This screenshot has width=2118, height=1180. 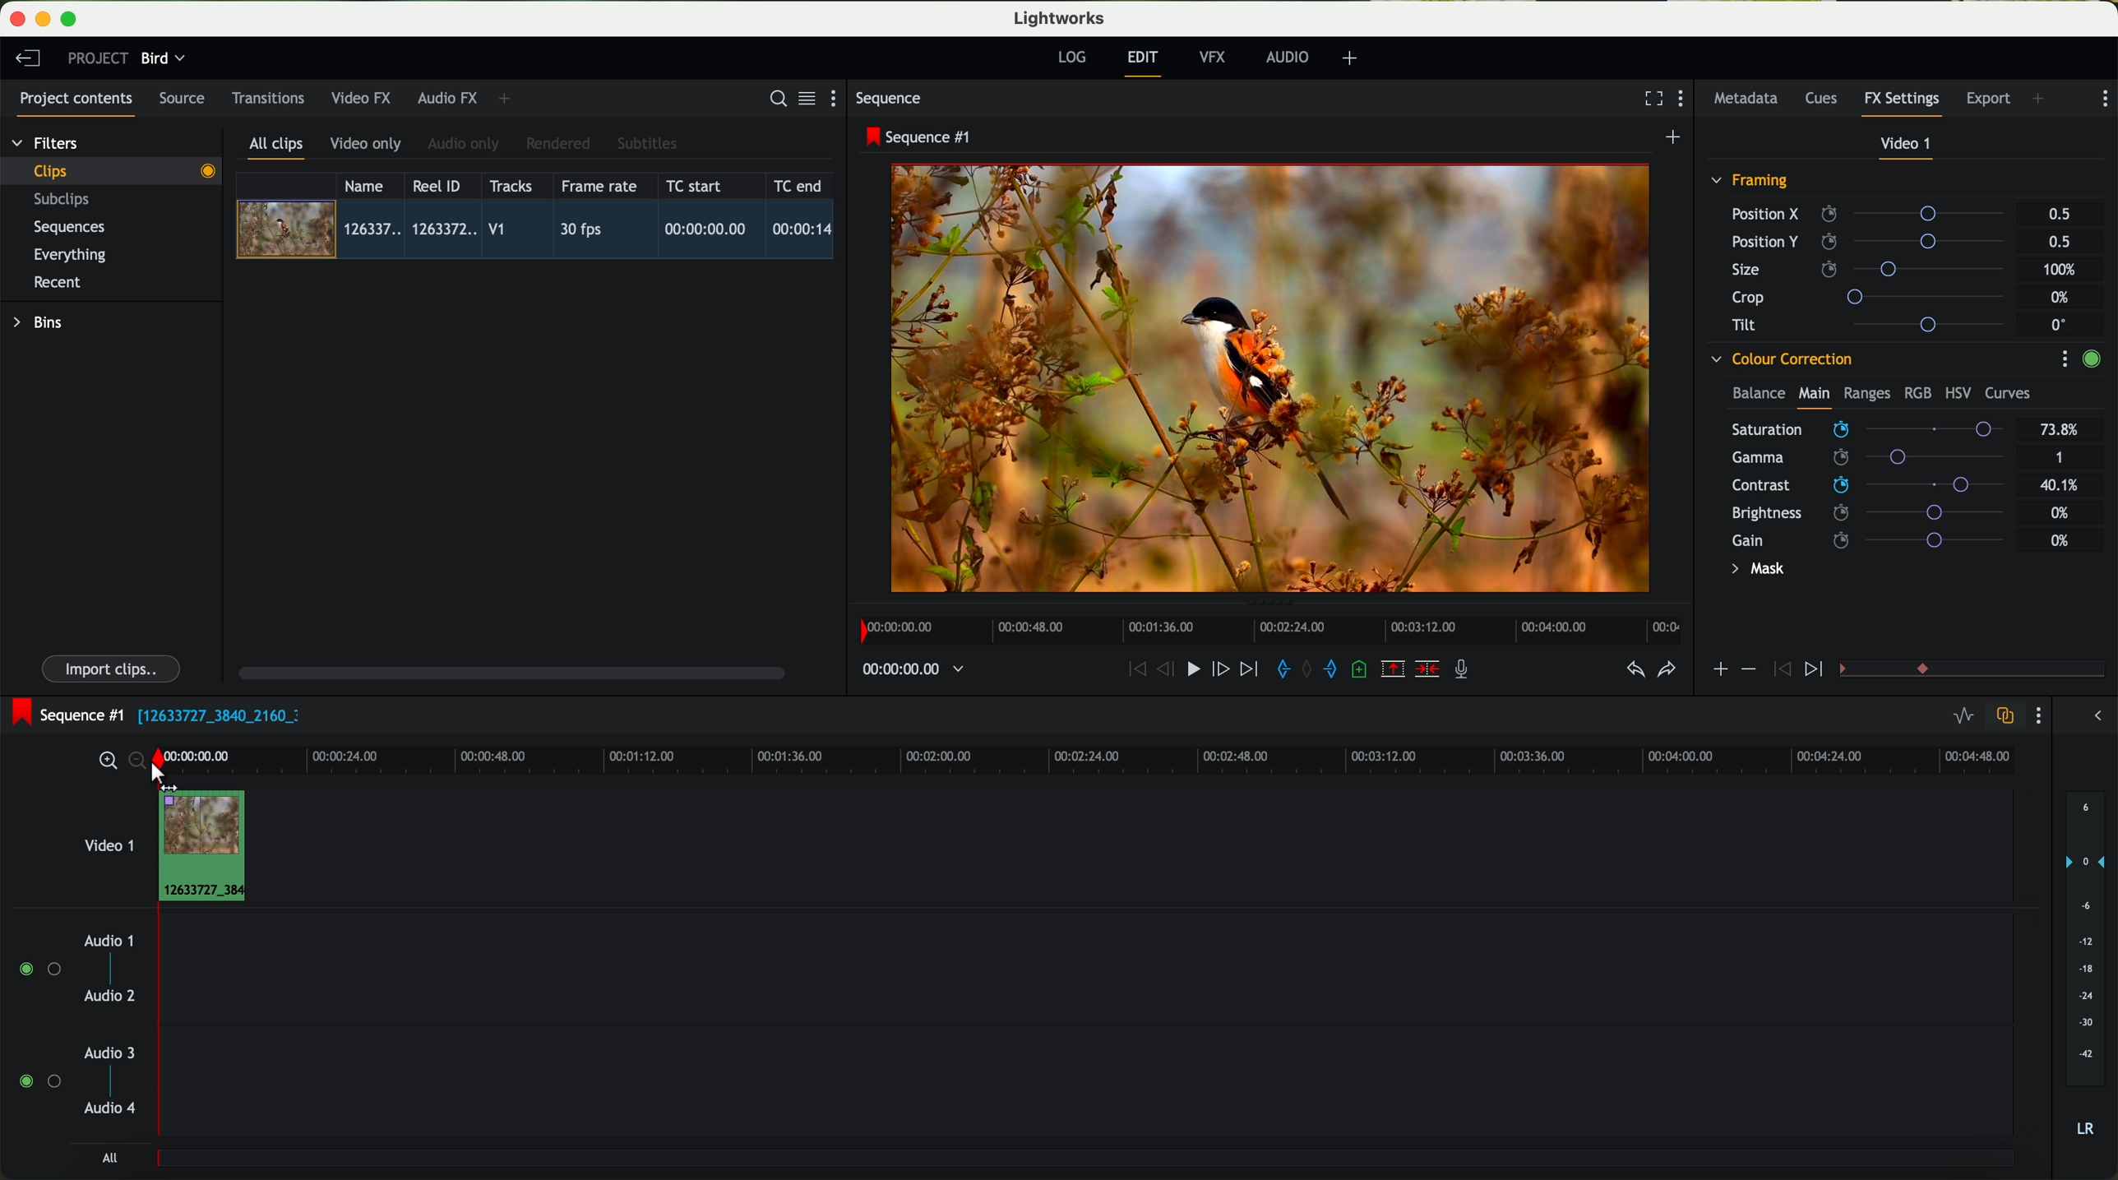 I want to click on nudge one frame foward, so click(x=1223, y=670).